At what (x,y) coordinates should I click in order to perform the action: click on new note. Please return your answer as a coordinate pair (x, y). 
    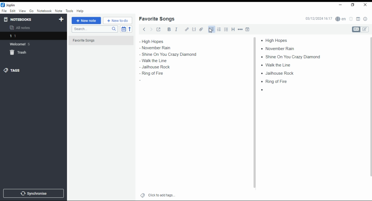
    Looking at the image, I should click on (86, 21).